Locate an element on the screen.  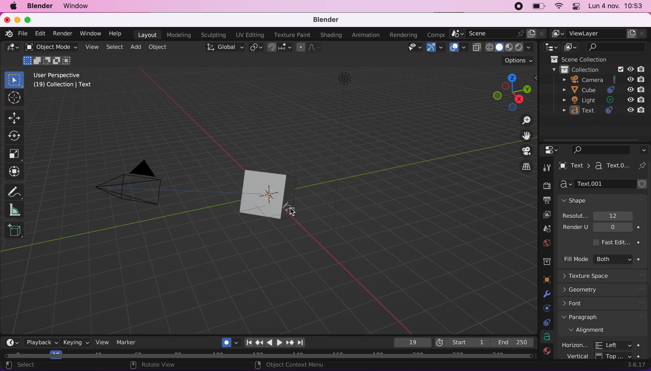
render is located at coordinates (63, 34).